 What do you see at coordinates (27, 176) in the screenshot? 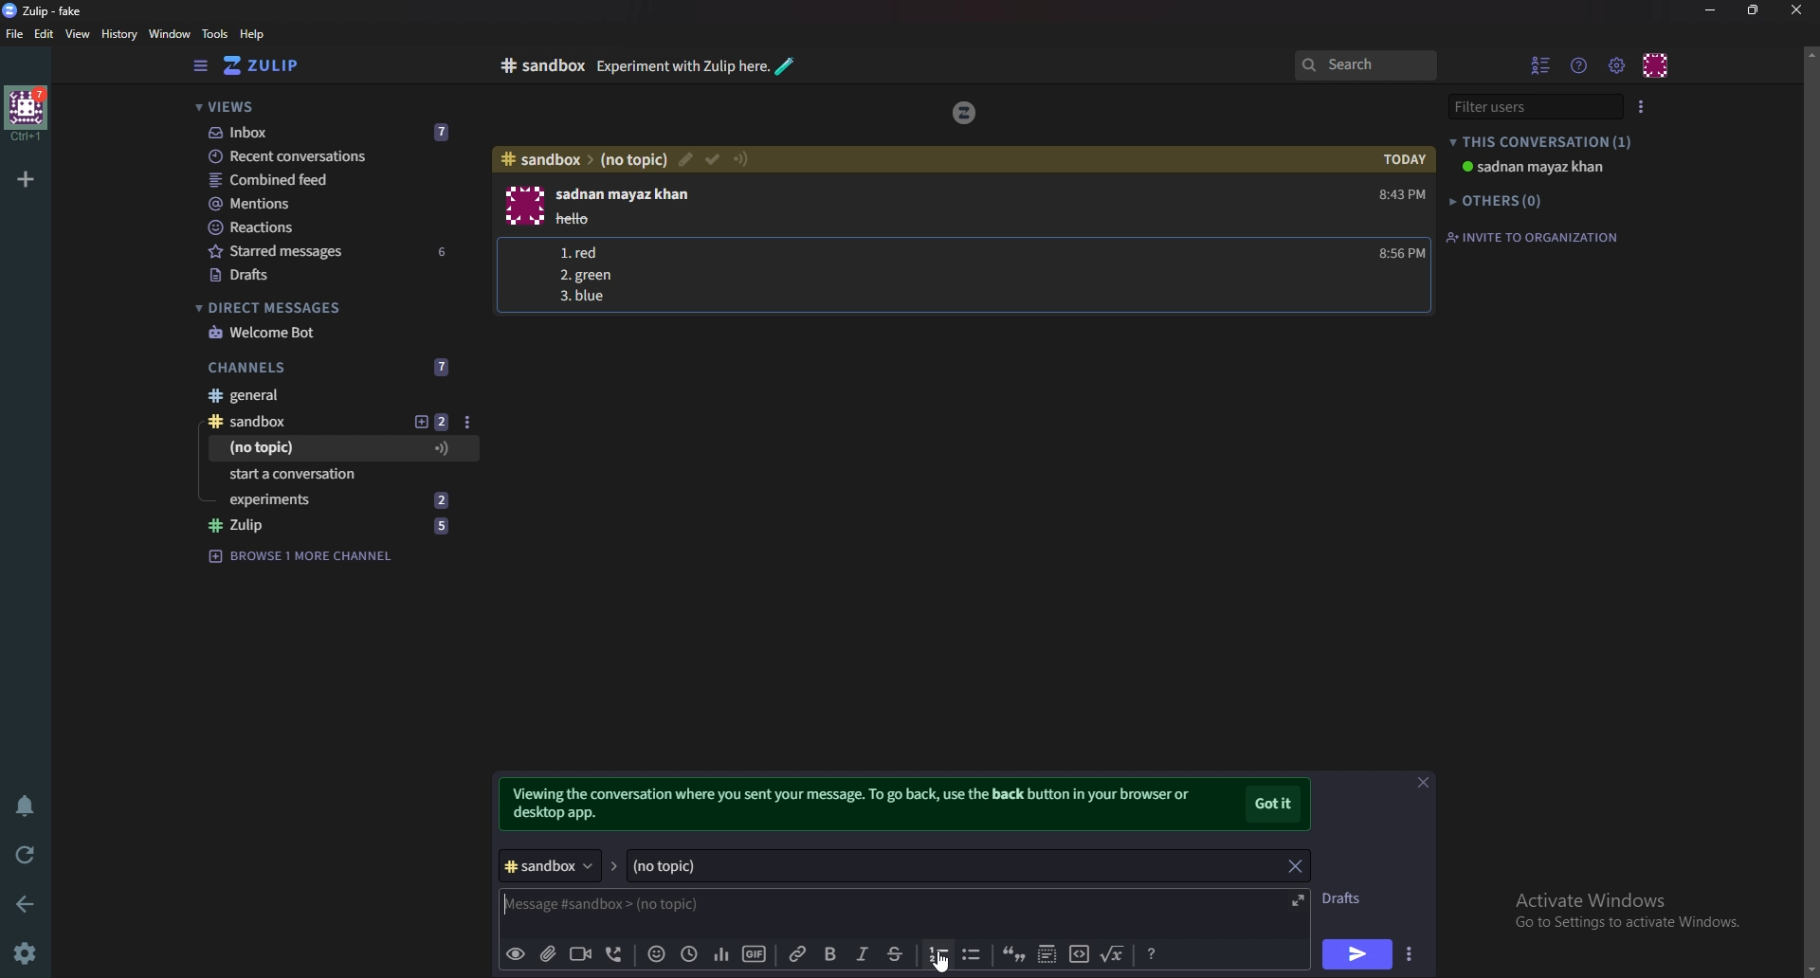
I see `Add organization` at bounding box center [27, 176].